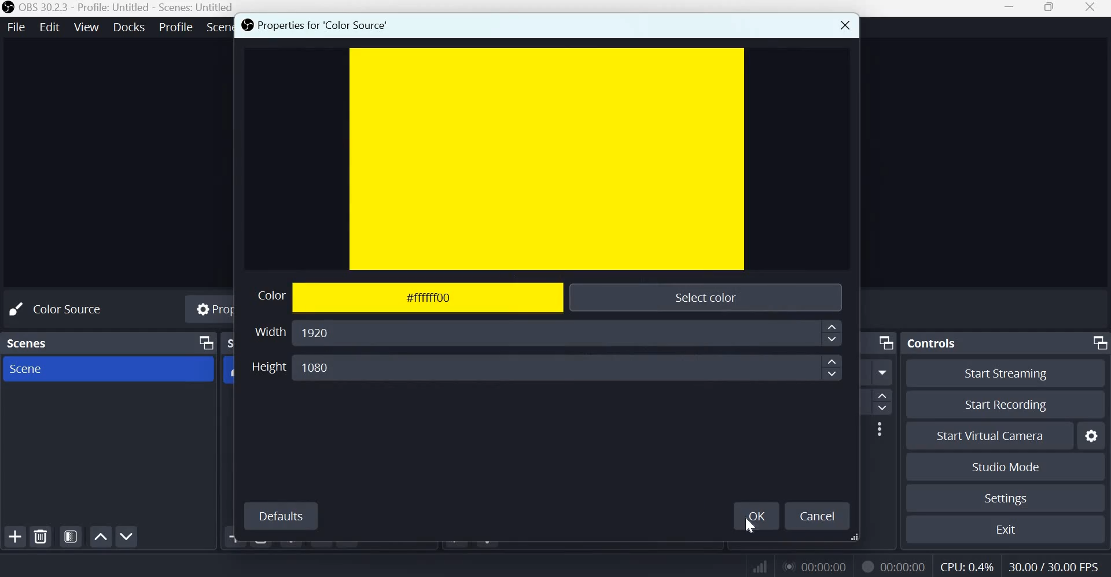 The image size is (1111, 577). Describe the element at coordinates (880, 429) in the screenshot. I see `More options` at that location.